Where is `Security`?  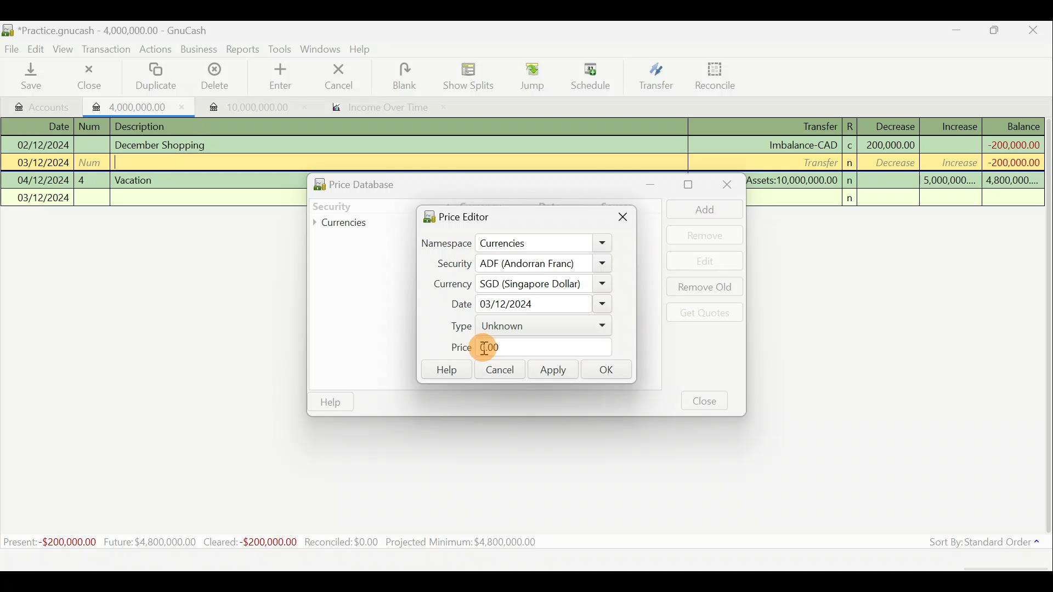
Security is located at coordinates (448, 263).